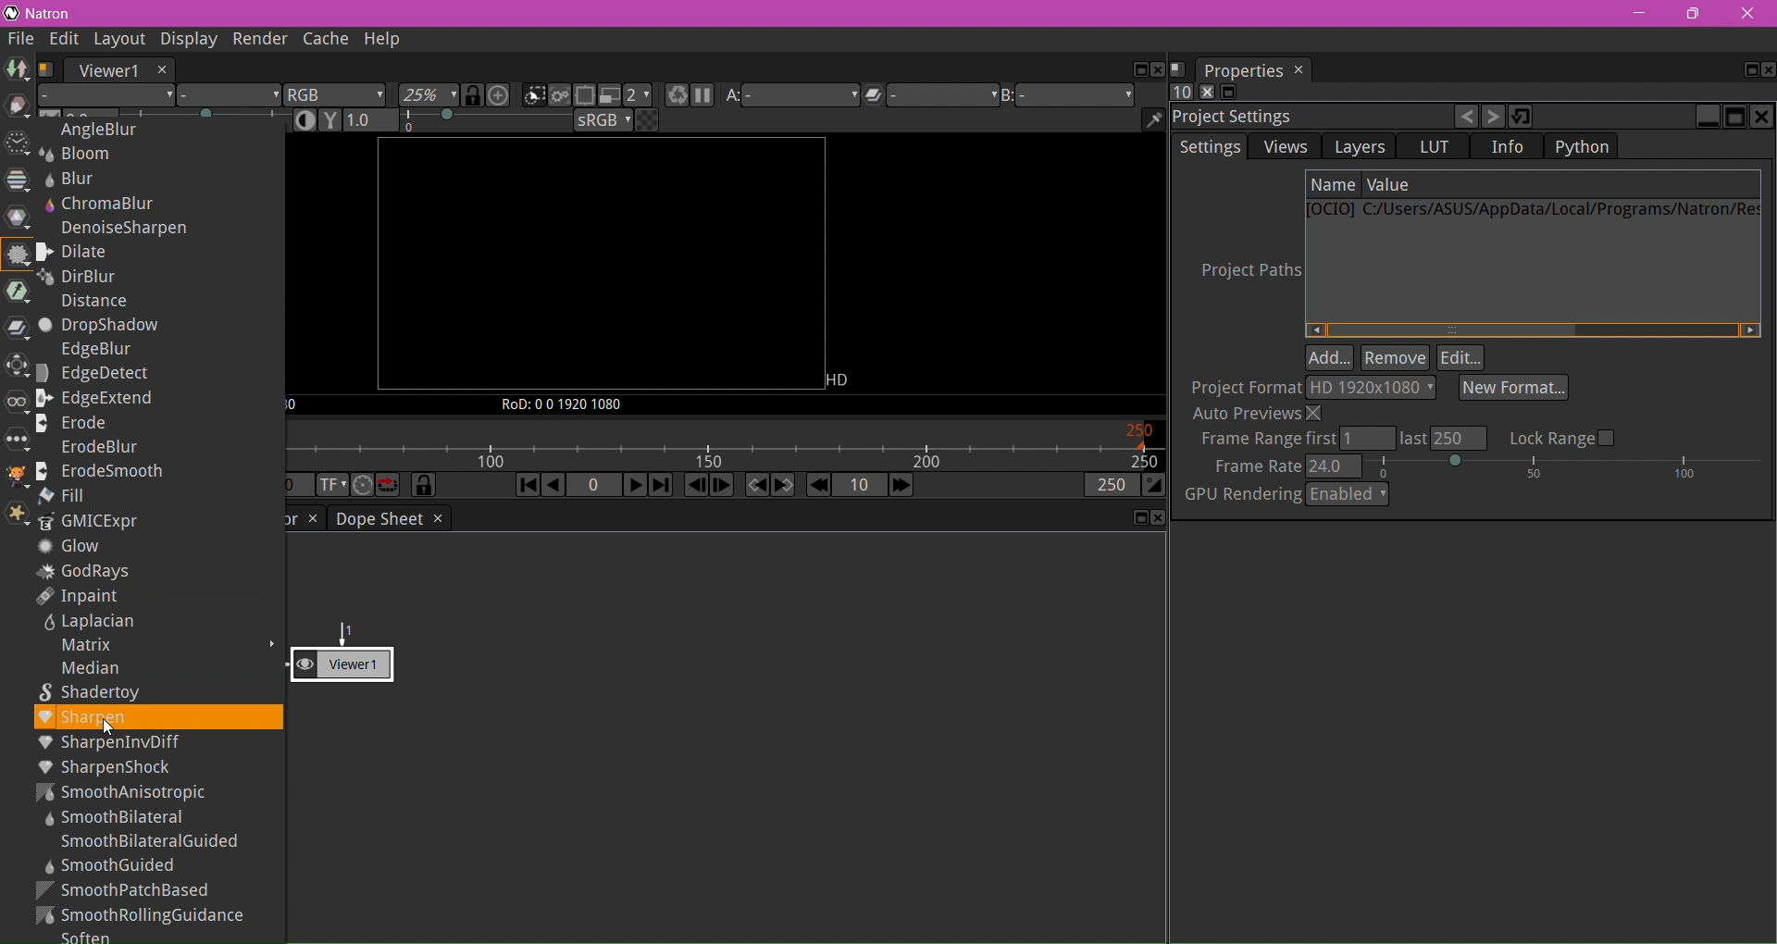 The width and height of the screenshot is (1777, 944). I want to click on Frame Increment, so click(858, 486).